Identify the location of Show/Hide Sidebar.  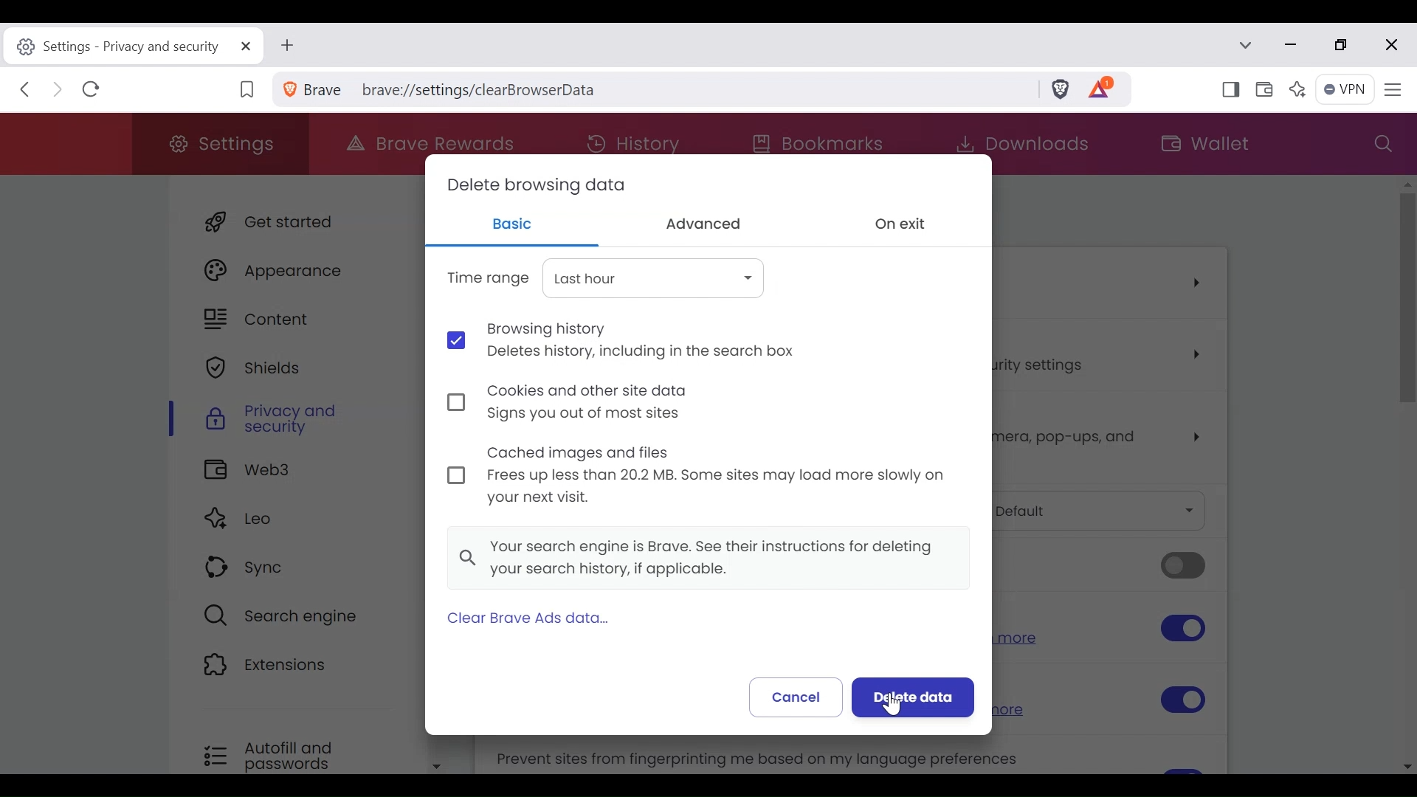
(1229, 92).